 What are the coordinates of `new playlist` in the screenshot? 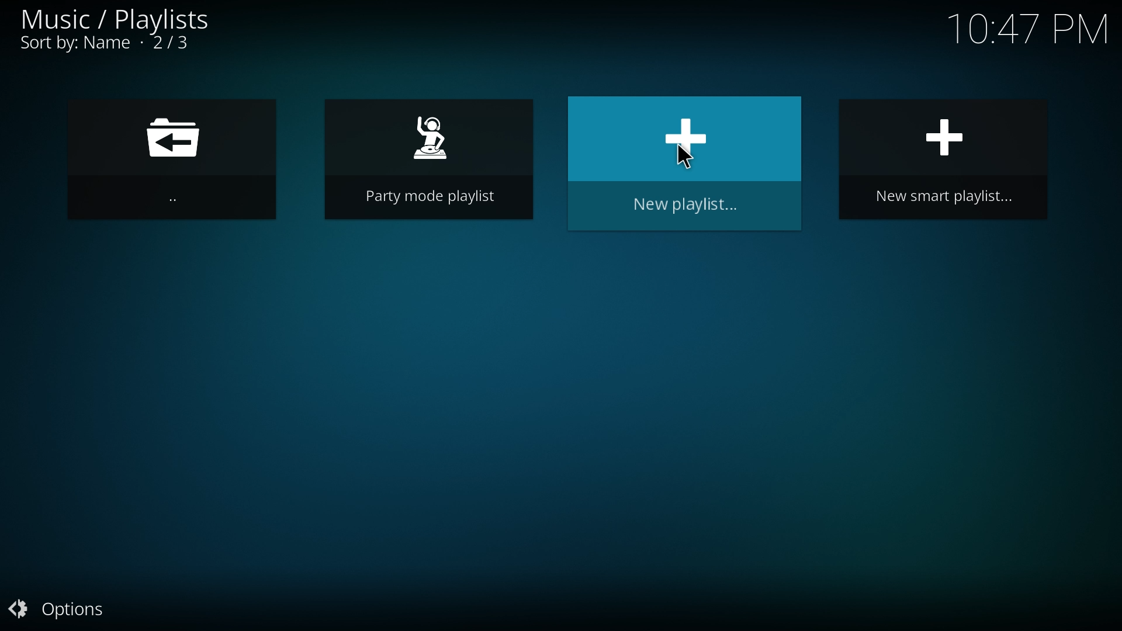 It's located at (686, 204).